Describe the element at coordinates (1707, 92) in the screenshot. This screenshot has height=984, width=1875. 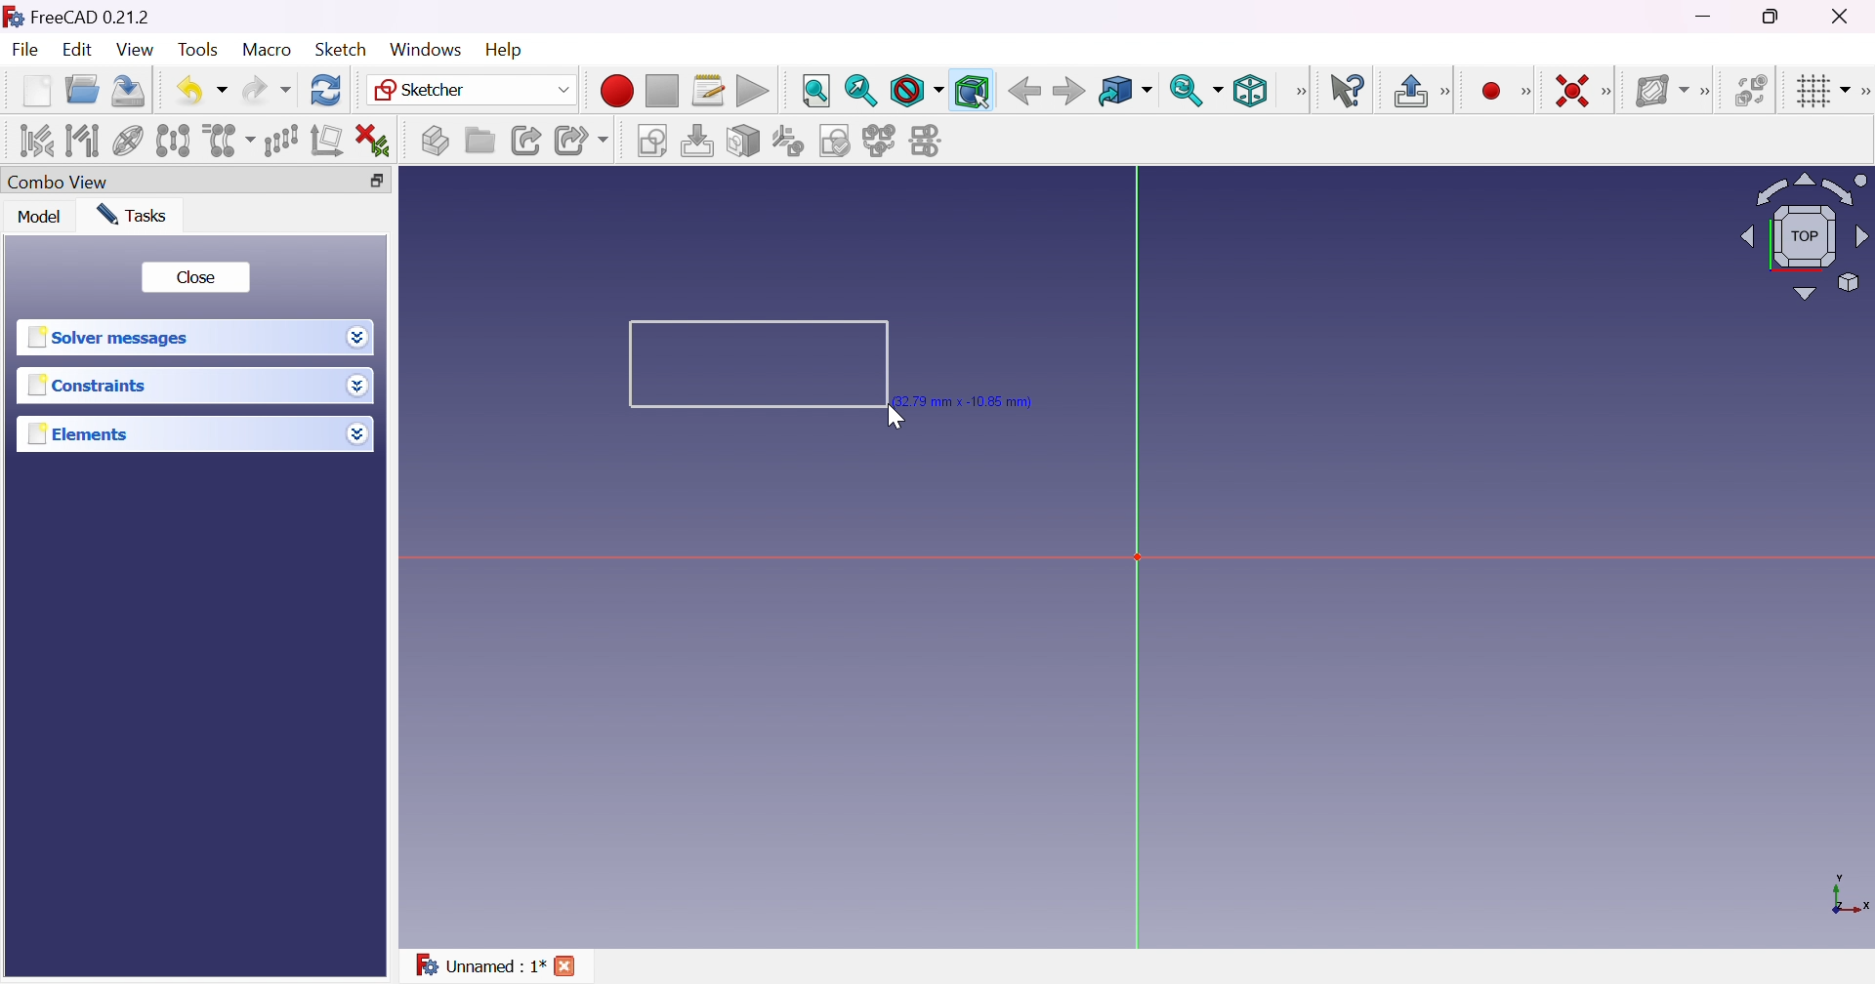
I see `[Sketcher B-spline tools]` at that location.